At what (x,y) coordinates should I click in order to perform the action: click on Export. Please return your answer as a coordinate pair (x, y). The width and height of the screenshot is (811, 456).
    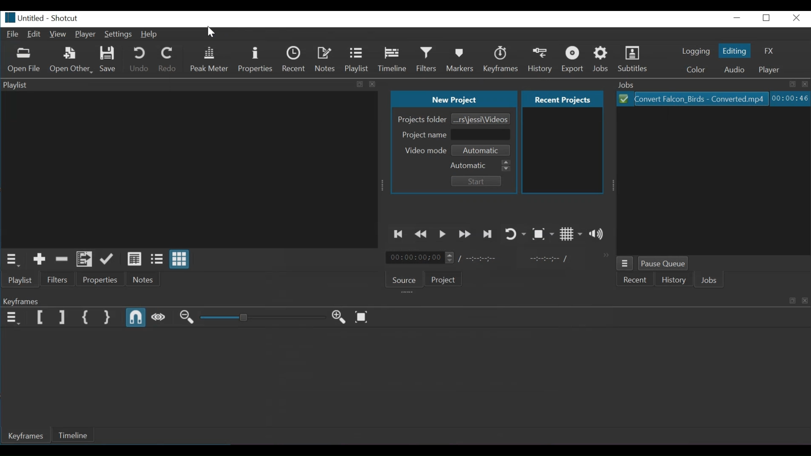
    Looking at the image, I should click on (574, 60).